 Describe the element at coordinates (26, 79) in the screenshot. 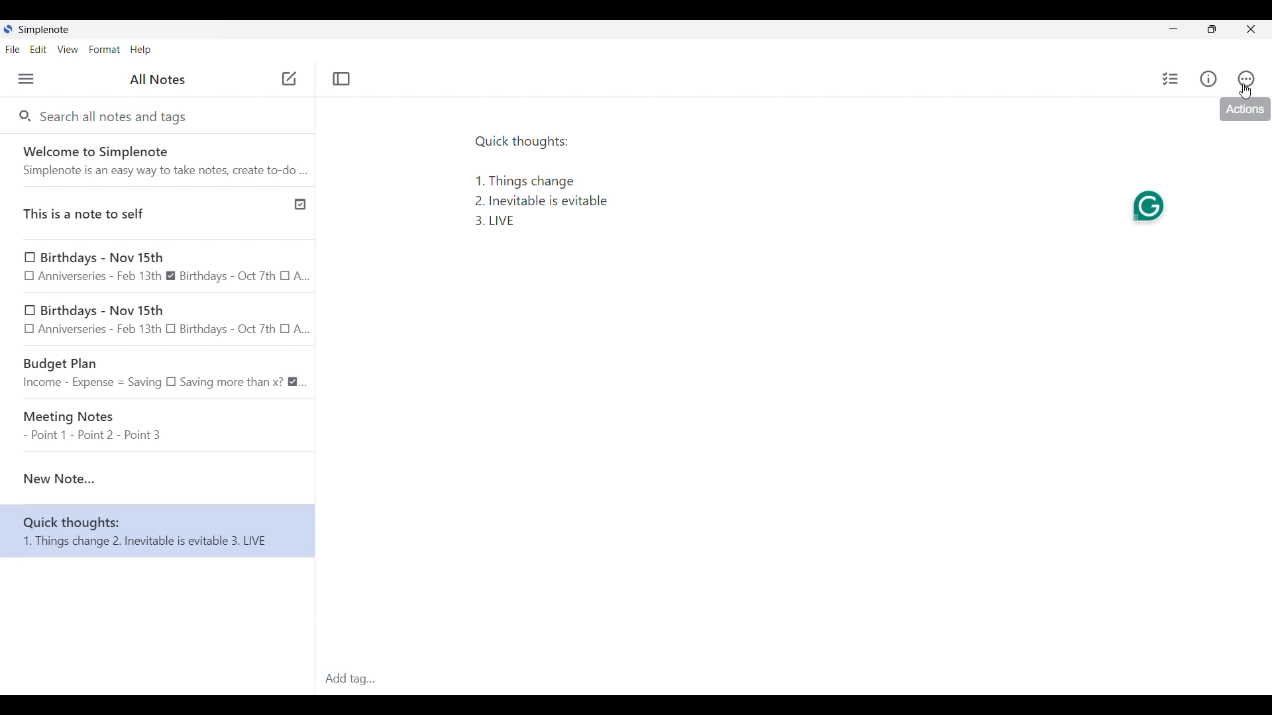

I see `Menu` at that location.